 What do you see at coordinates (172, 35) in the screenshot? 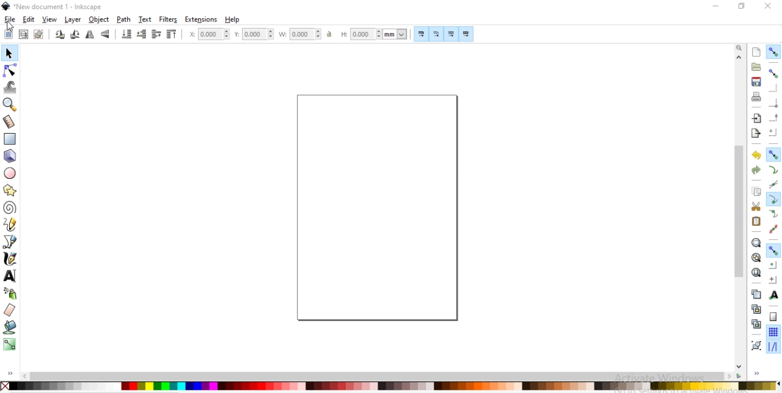
I see `raise selection to top` at bounding box center [172, 35].